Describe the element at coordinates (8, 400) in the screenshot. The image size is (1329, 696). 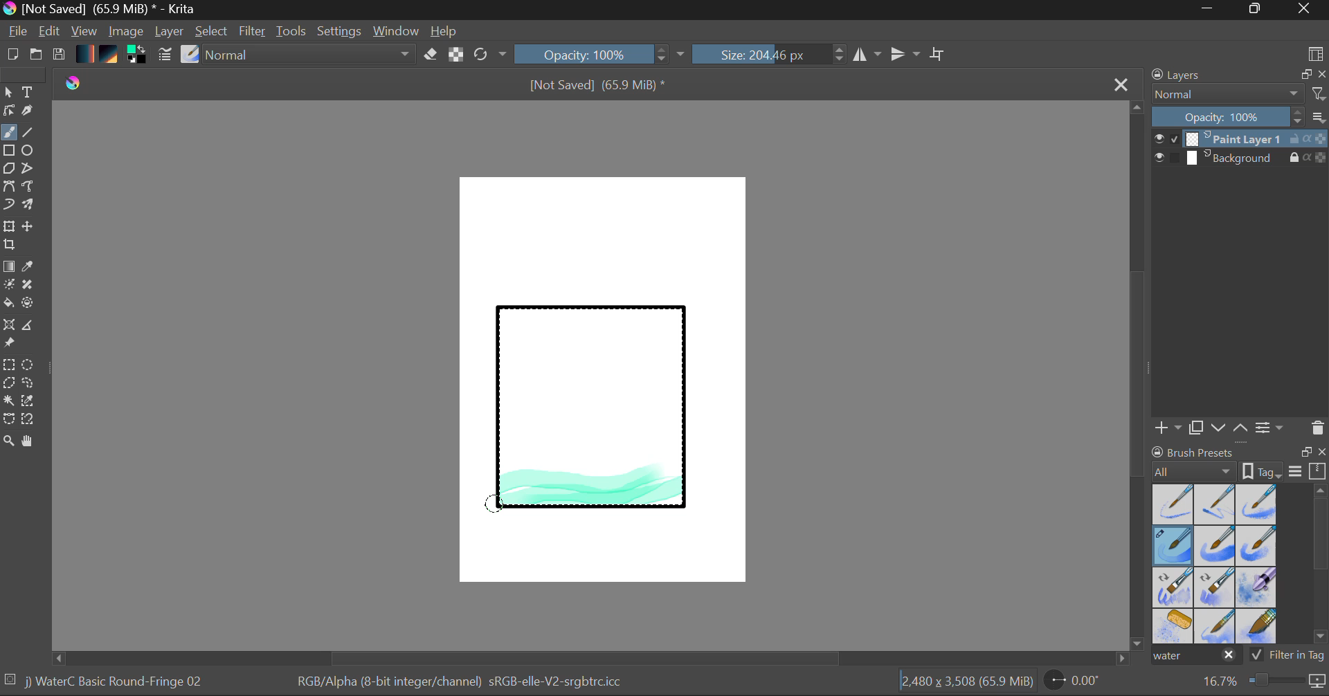
I see `Continuous Selection` at that location.